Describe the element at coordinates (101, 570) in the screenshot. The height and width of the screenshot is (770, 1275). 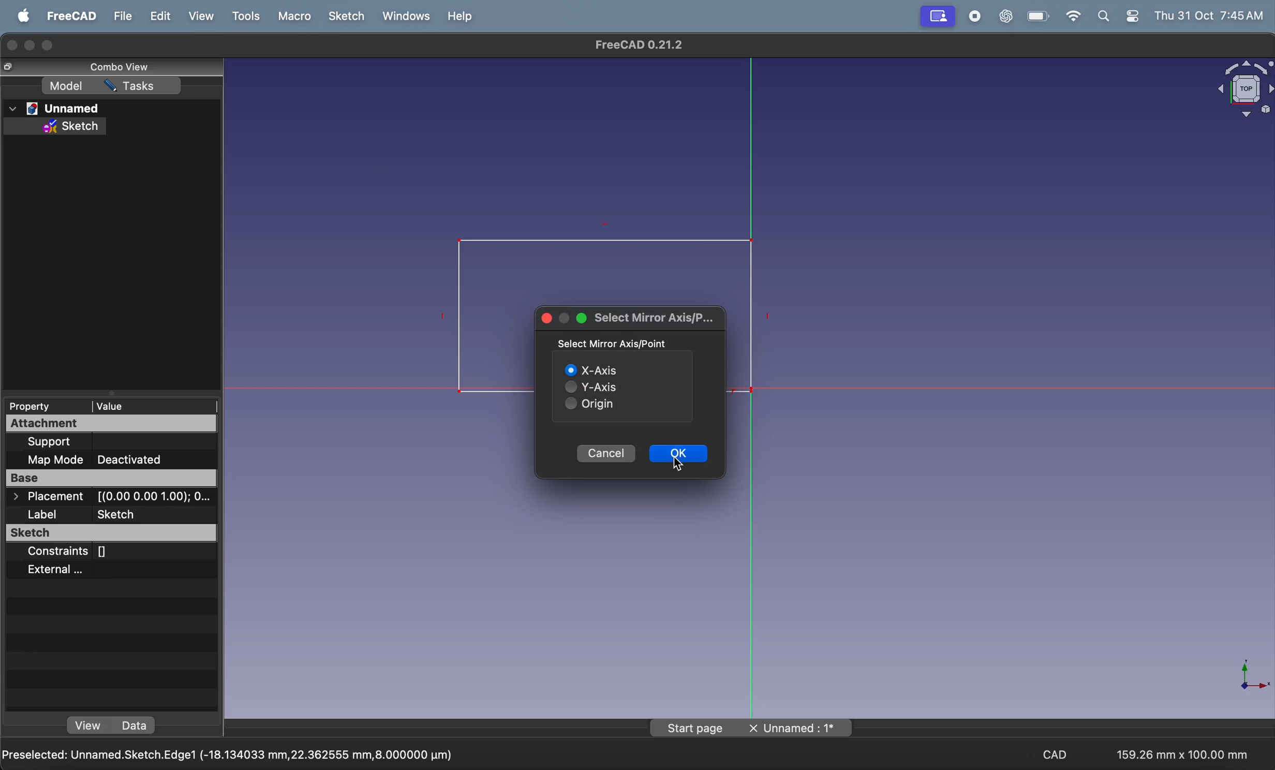
I see `external` at that location.